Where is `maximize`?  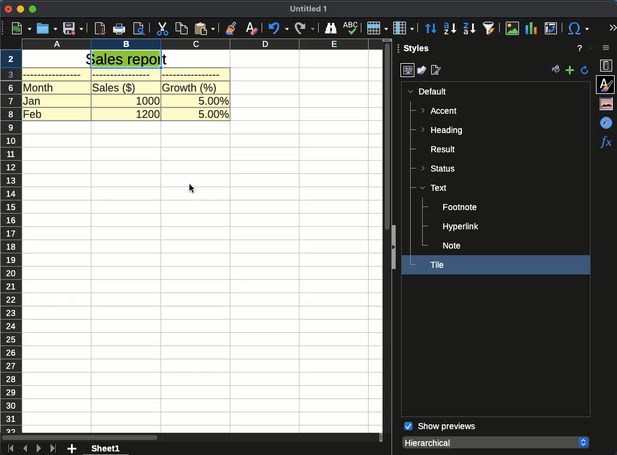 maximize is located at coordinates (34, 10).